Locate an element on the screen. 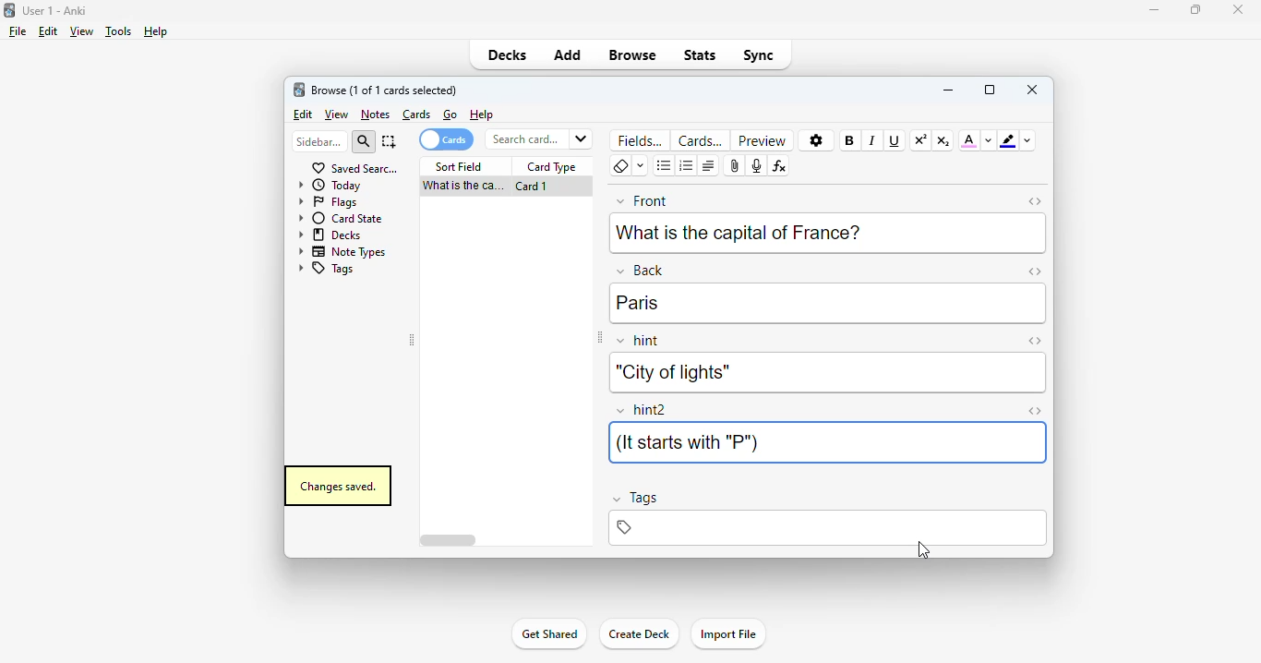 This screenshot has width=1261, height=663. decks is located at coordinates (508, 54).